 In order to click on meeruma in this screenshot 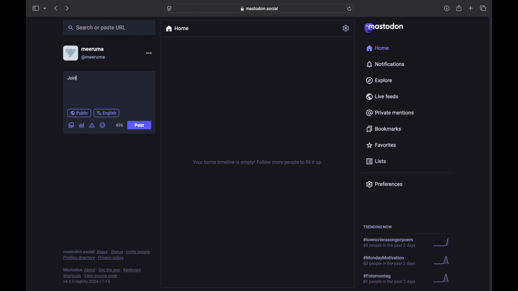, I will do `click(93, 49)`.